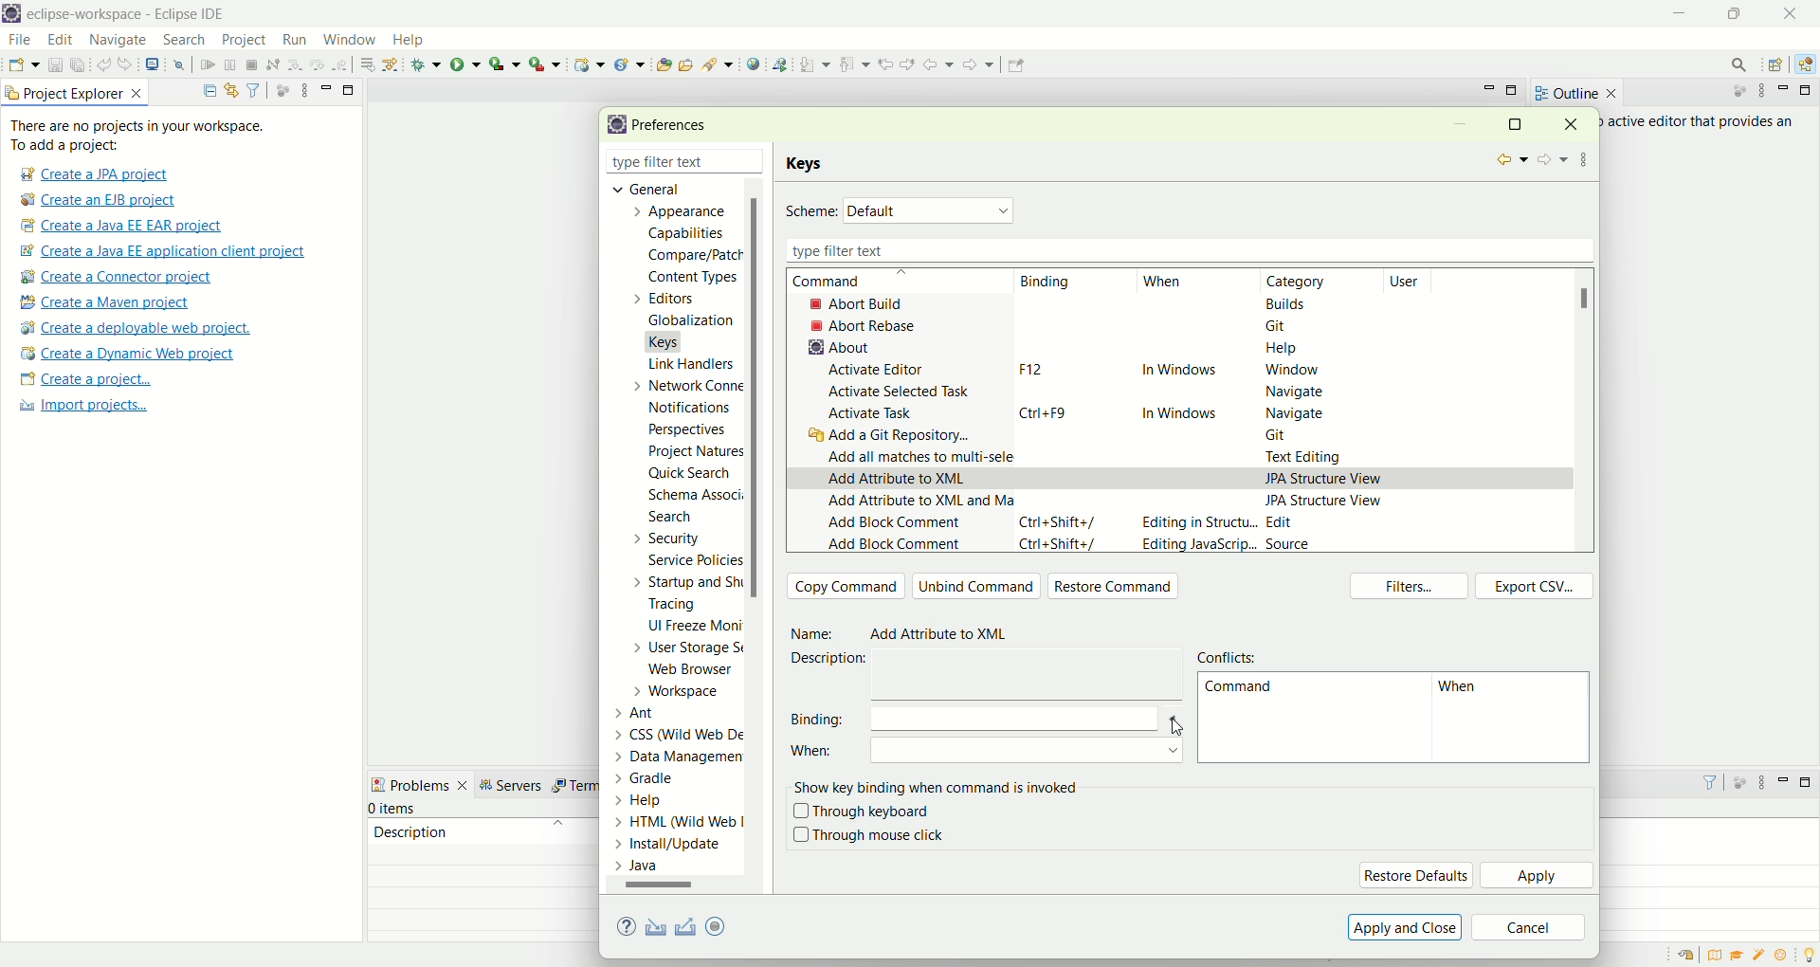  Describe the element at coordinates (1163, 283) in the screenshot. I see `when` at that location.